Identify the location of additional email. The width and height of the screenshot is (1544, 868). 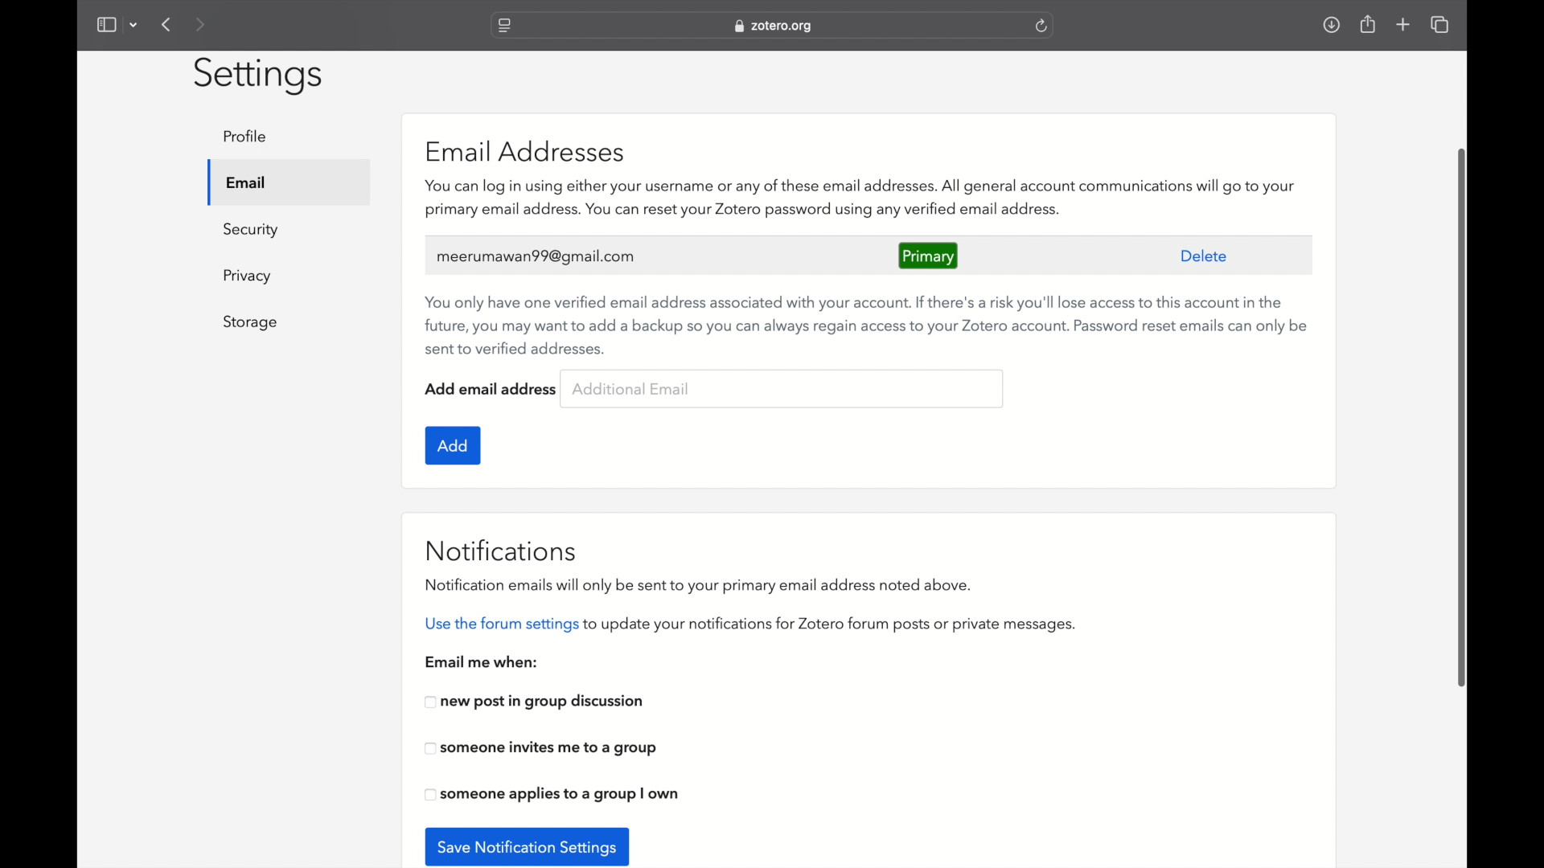
(632, 388).